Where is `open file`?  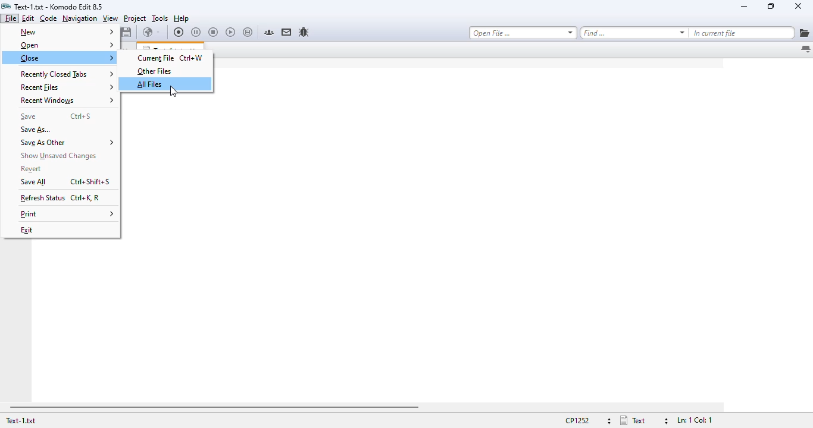
open file is located at coordinates (523, 33).